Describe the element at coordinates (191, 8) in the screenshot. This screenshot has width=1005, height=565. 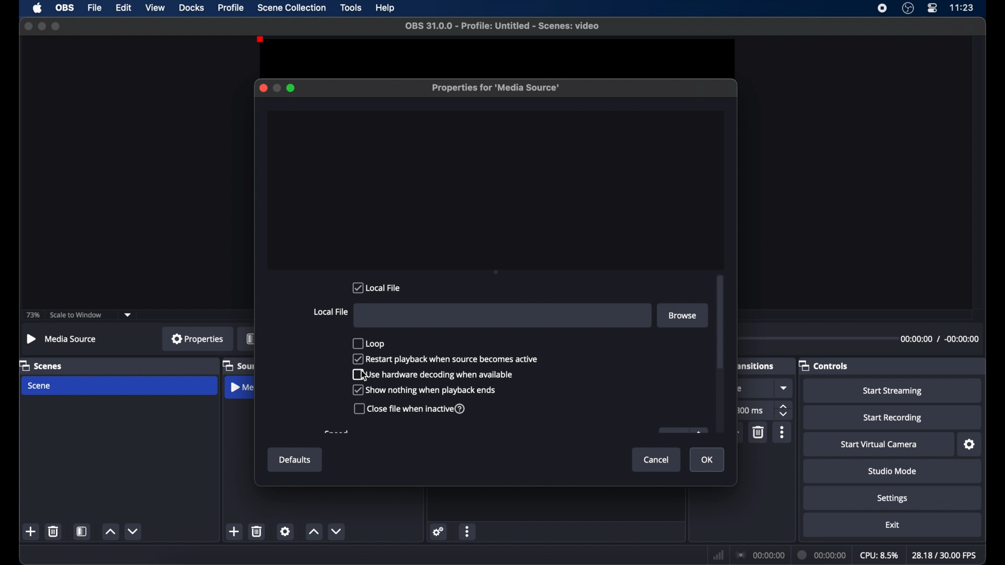
I see `docks` at that location.